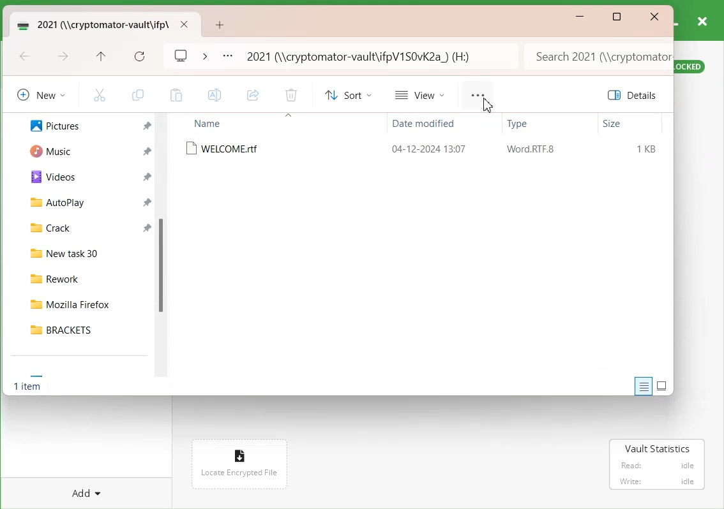 The height and width of the screenshot is (509, 724). What do you see at coordinates (204, 55) in the screenshot?
I see `Drop down box` at bounding box center [204, 55].